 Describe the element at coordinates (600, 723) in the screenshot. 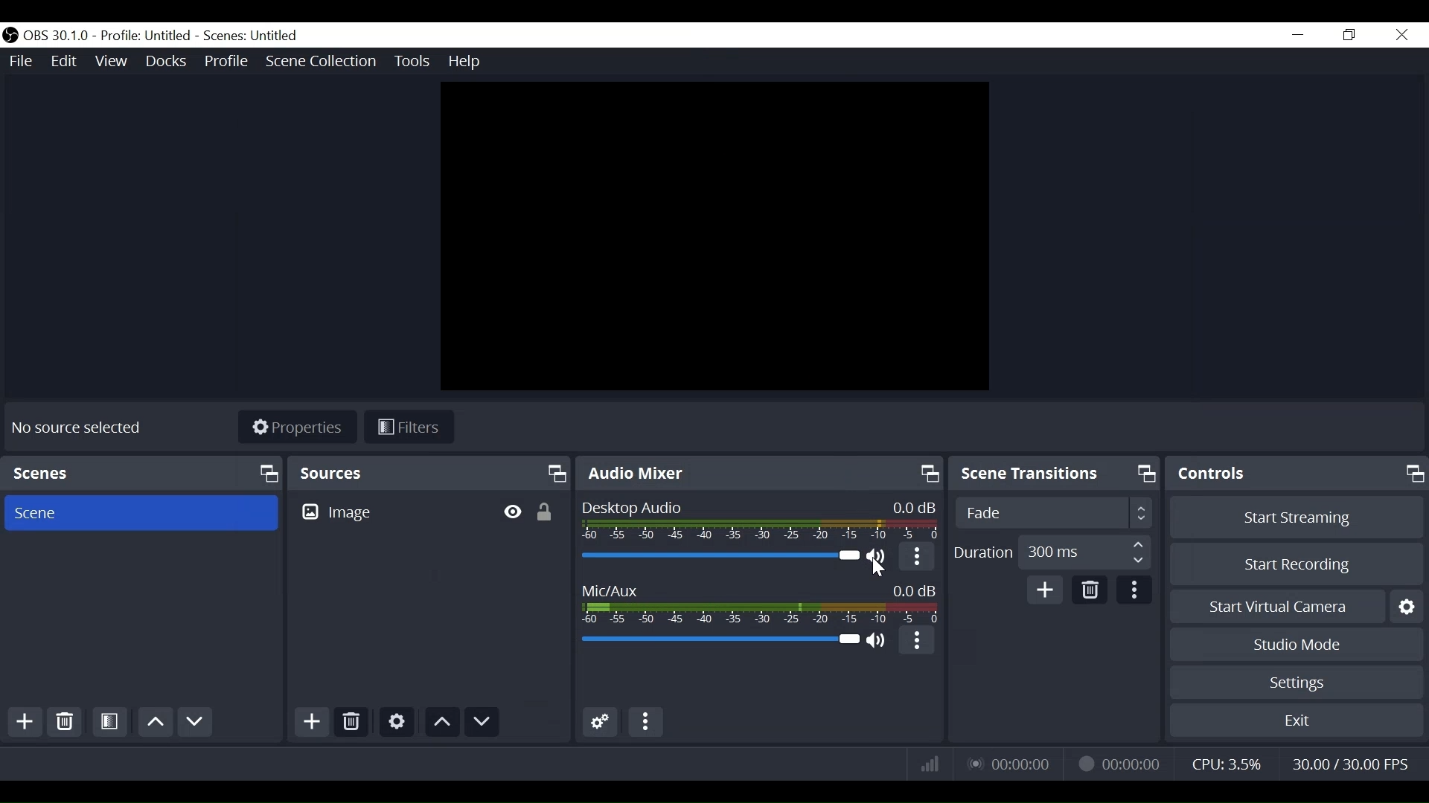

I see `Advanced Audio Settings` at that location.